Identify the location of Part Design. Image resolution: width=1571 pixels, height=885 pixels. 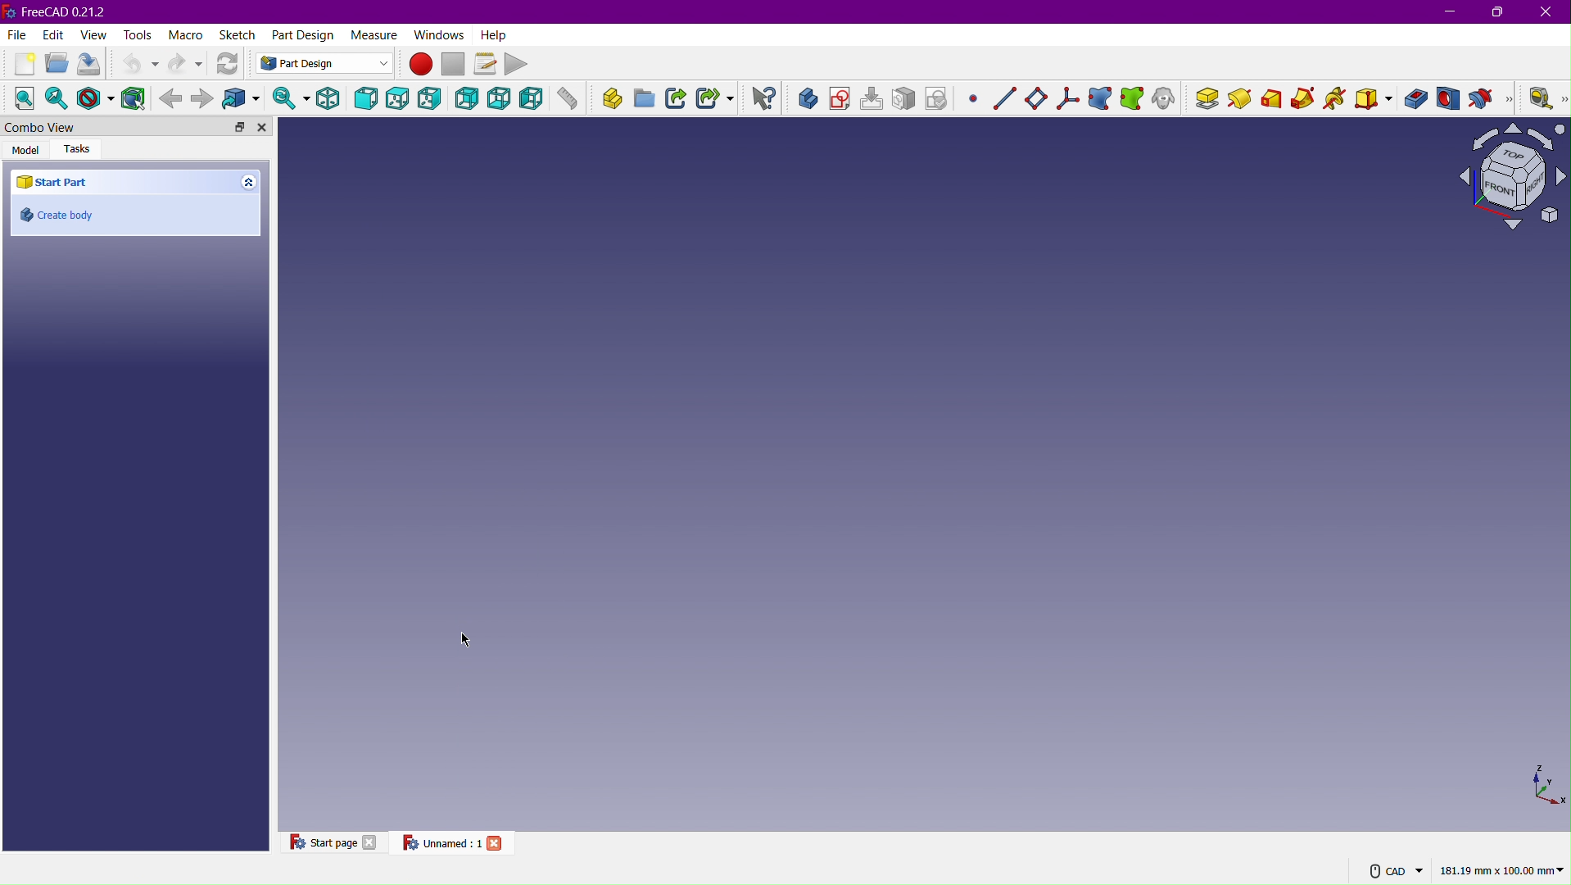
(328, 63).